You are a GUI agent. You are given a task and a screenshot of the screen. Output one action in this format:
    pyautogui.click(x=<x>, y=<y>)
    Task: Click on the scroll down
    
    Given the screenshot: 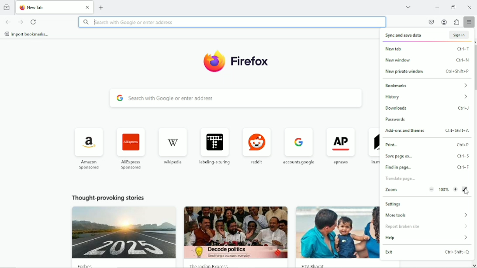 What is the action you would take?
    pyautogui.click(x=474, y=265)
    